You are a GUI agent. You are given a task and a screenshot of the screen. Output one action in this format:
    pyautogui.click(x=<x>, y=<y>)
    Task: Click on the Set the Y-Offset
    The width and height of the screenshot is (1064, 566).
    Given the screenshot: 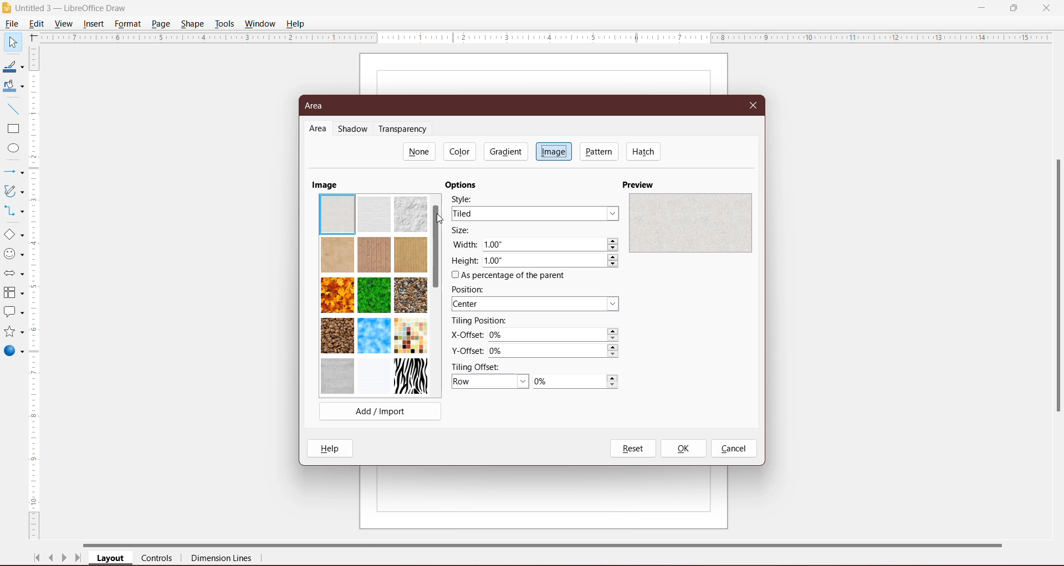 What is the action you would take?
    pyautogui.click(x=556, y=351)
    